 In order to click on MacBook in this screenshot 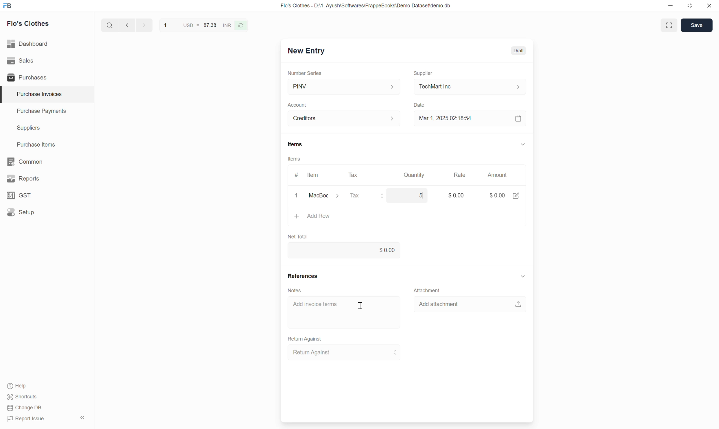, I will do `click(327, 196)`.